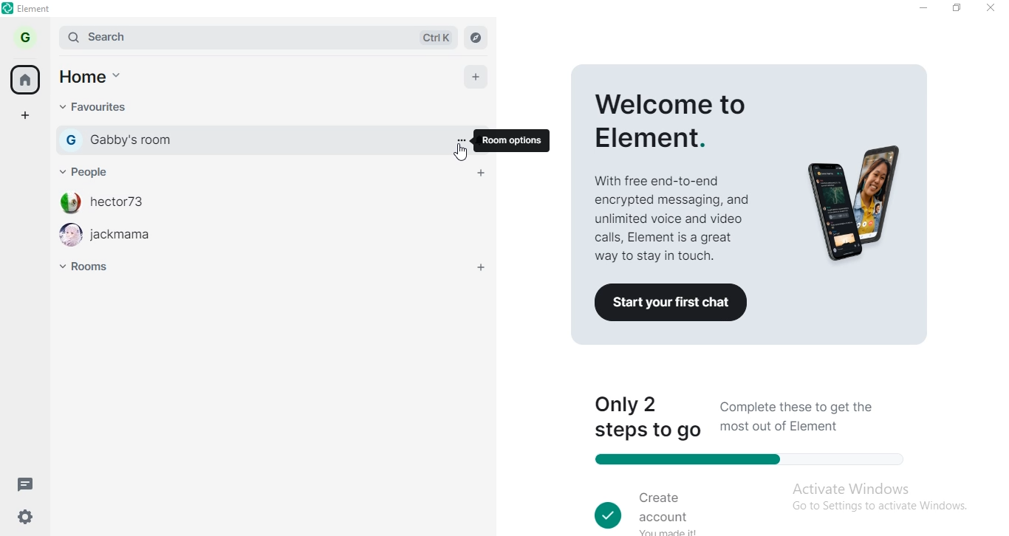  I want to click on Complete these to get the
most out of Element, so click(808, 416).